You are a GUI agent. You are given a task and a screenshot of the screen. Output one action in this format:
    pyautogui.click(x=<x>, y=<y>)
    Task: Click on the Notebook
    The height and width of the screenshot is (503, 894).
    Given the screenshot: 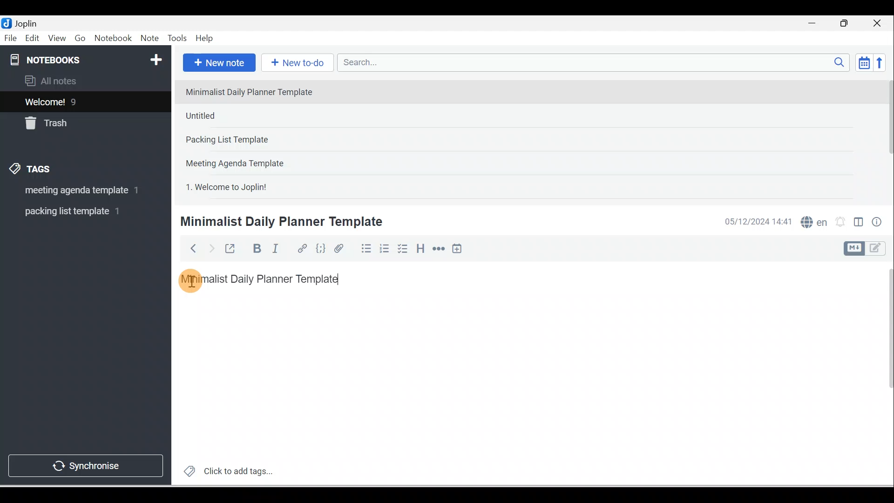 What is the action you would take?
    pyautogui.click(x=113, y=39)
    